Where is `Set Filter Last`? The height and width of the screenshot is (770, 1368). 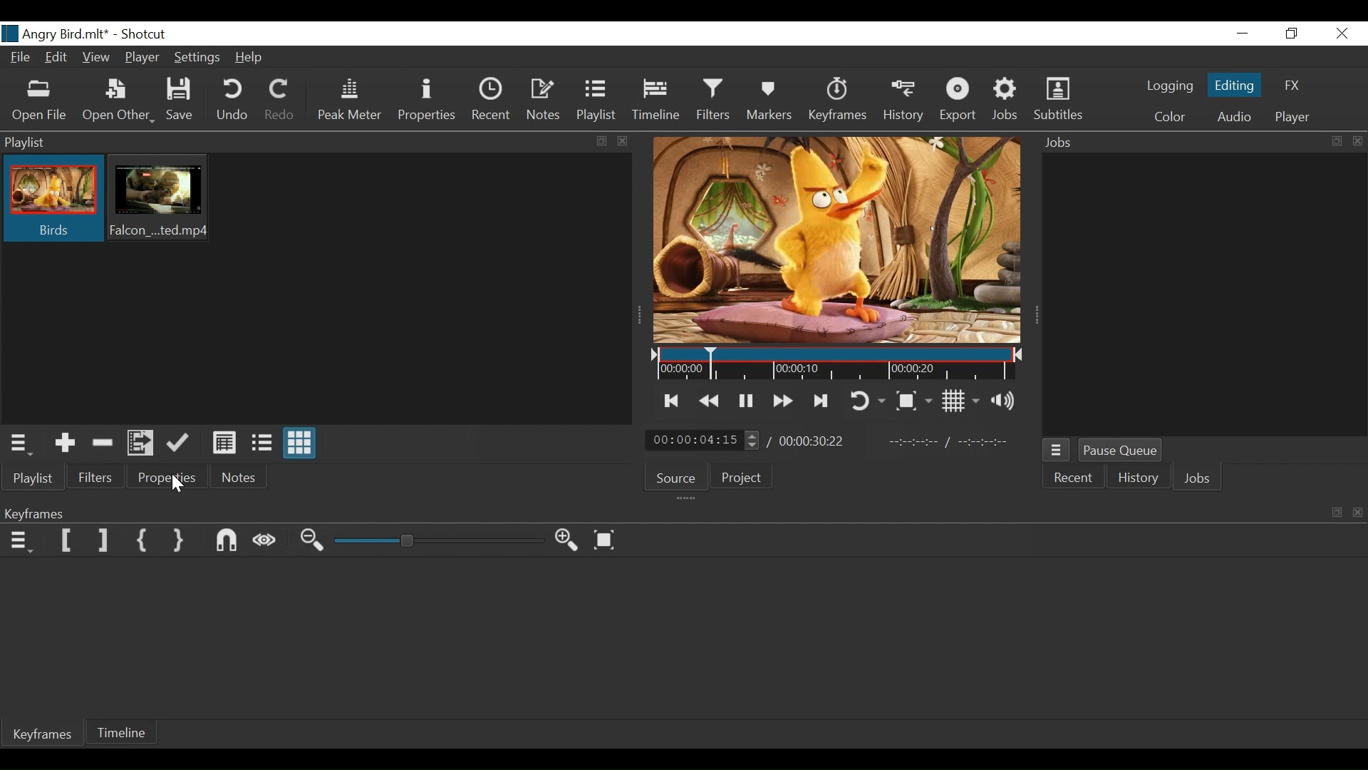 Set Filter Last is located at coordinates (105, 542).